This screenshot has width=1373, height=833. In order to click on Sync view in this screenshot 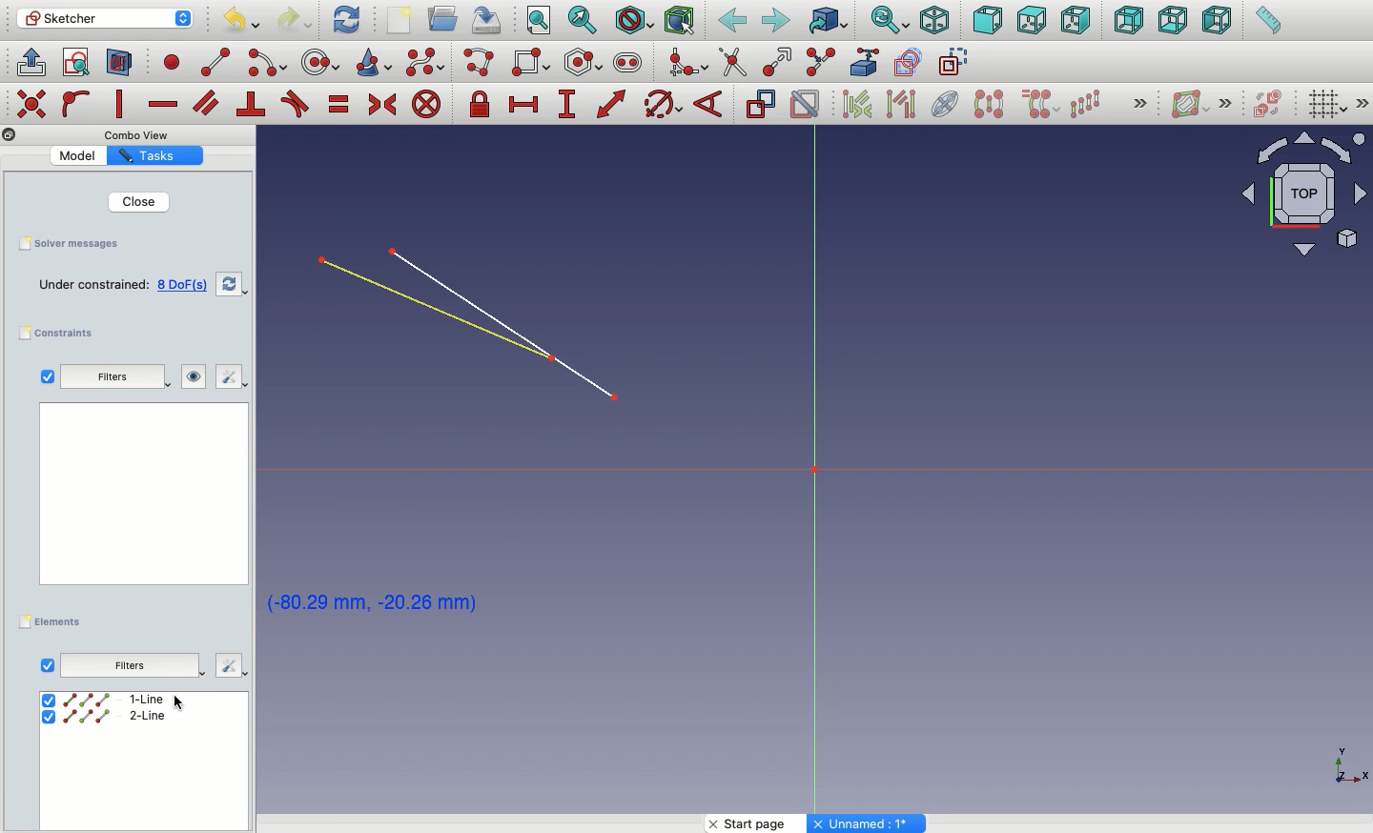, I will do `click(890, 20)`.